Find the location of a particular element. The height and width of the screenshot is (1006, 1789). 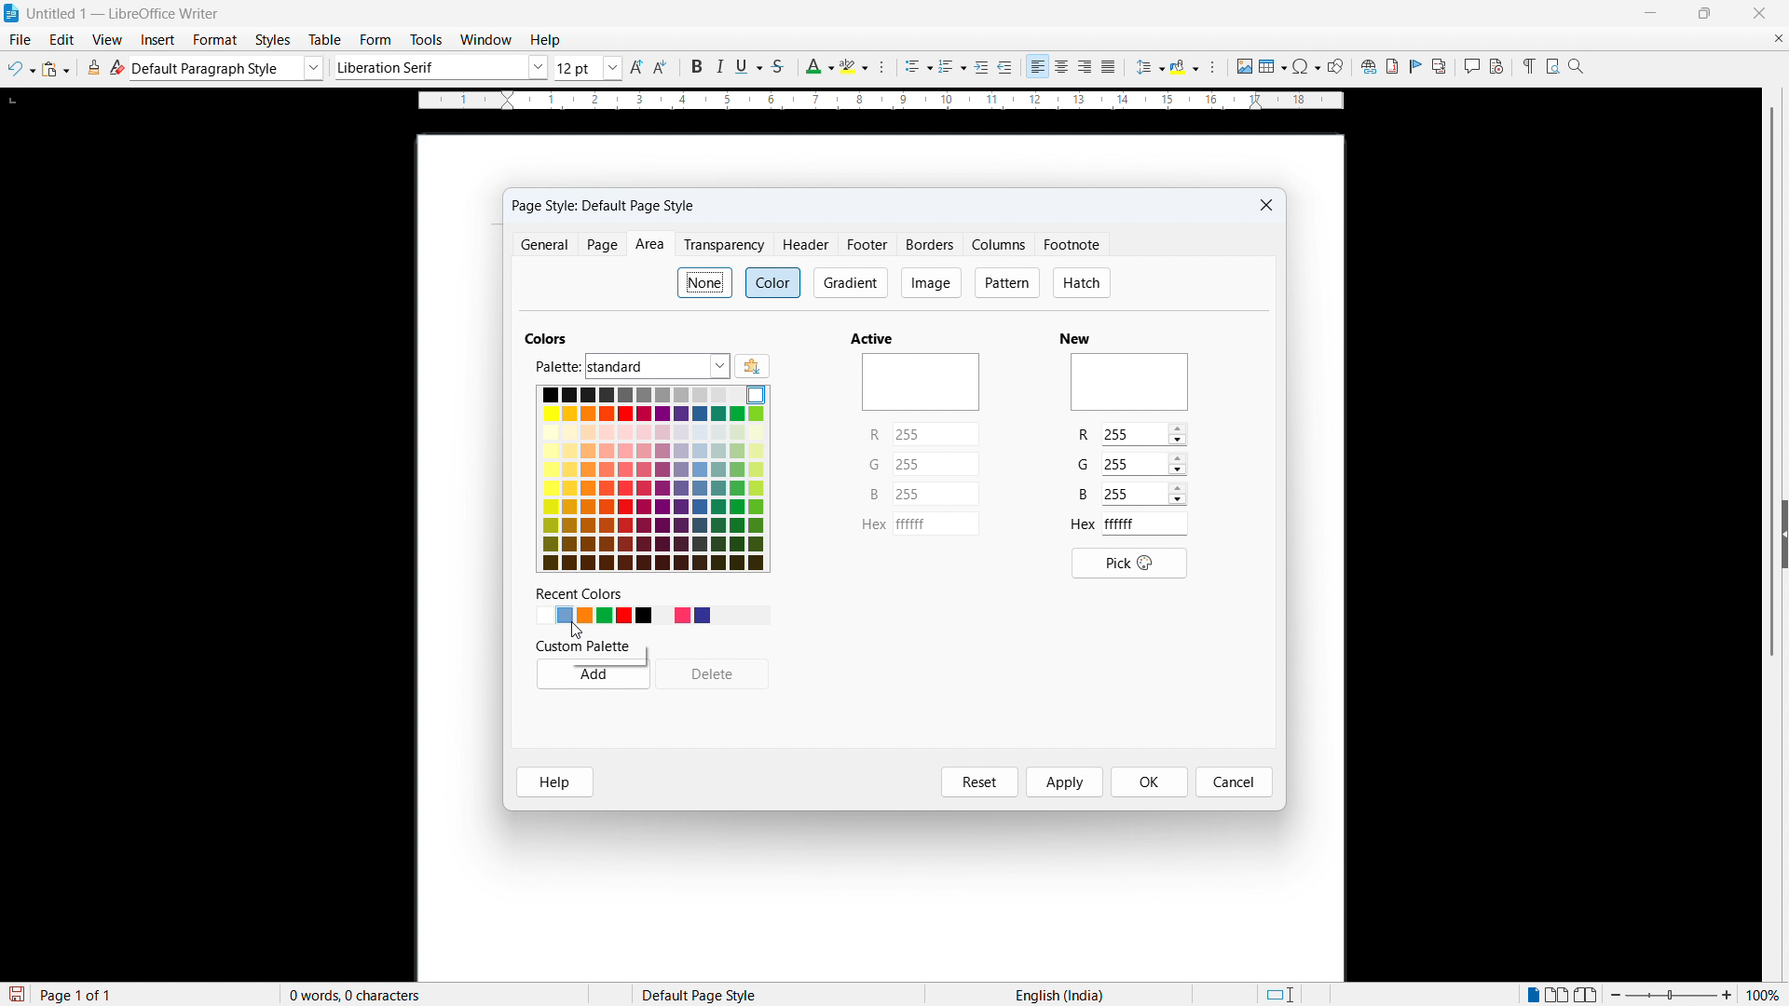

Window  is located at coordinates (485, 40).